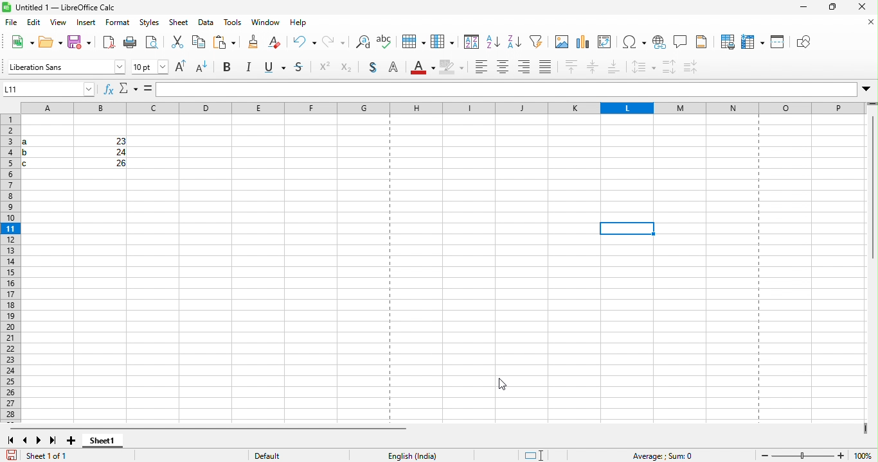 This screenshot has width=878, height=462. Describe the element at coordinates (204, 68) in the screenshot. I see `decrease font size` at that location.